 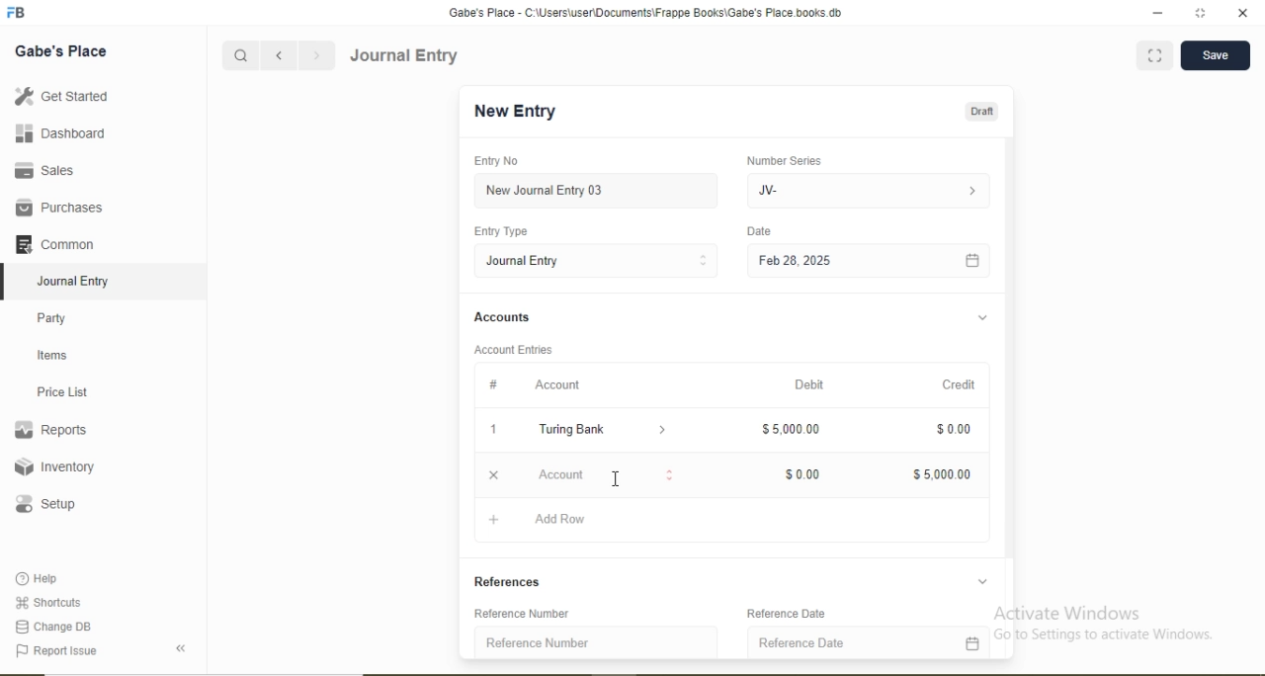 What do you see at coordinates (1244, 13) in the screenshot?
I see `close` at bounding box center [1244, 13].